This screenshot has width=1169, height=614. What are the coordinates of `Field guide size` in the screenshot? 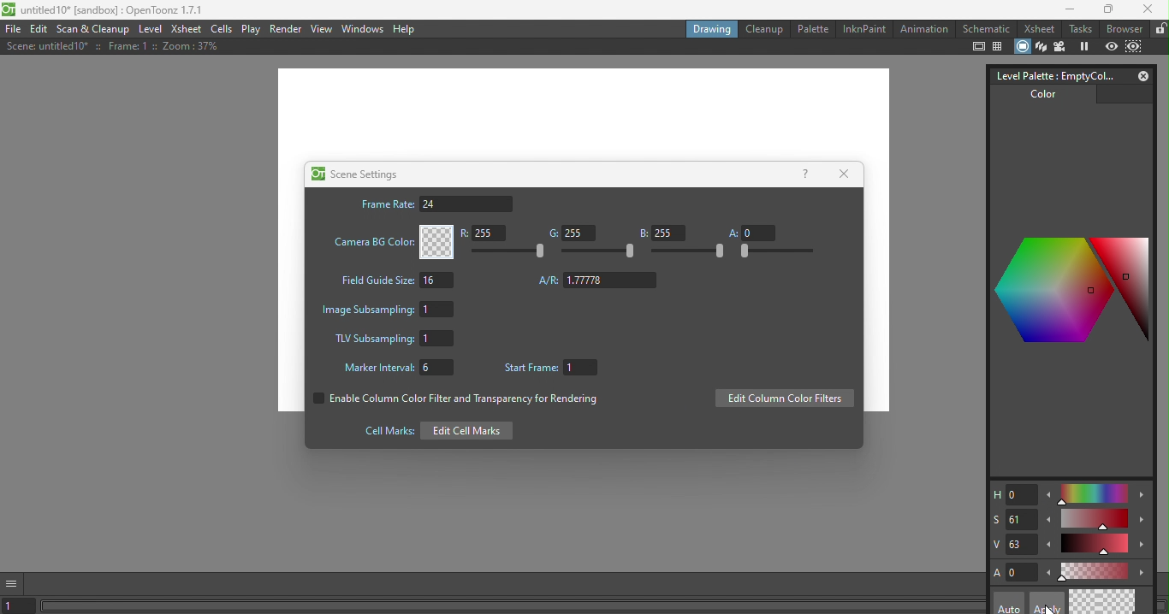 It's located at (395, 282).